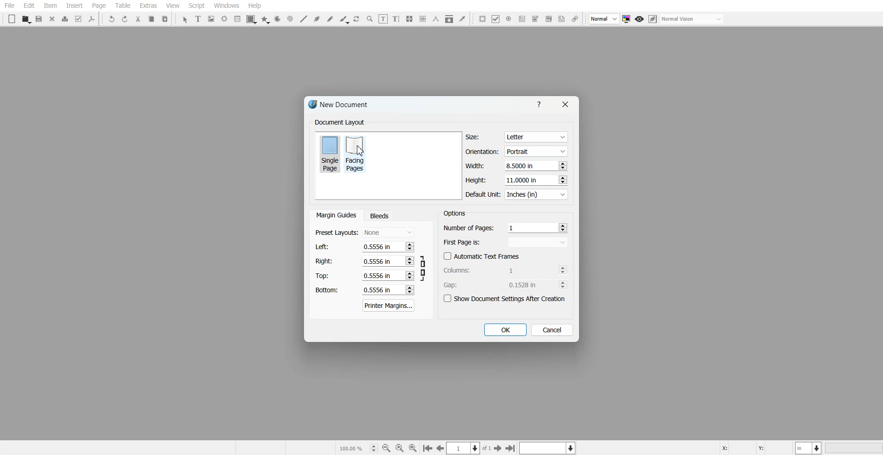 This screenshot has height=455, width=883. What do you see at coordinates (360, 150) in the screenshot?
I see `Cursor` at bounding box center [360, 150].